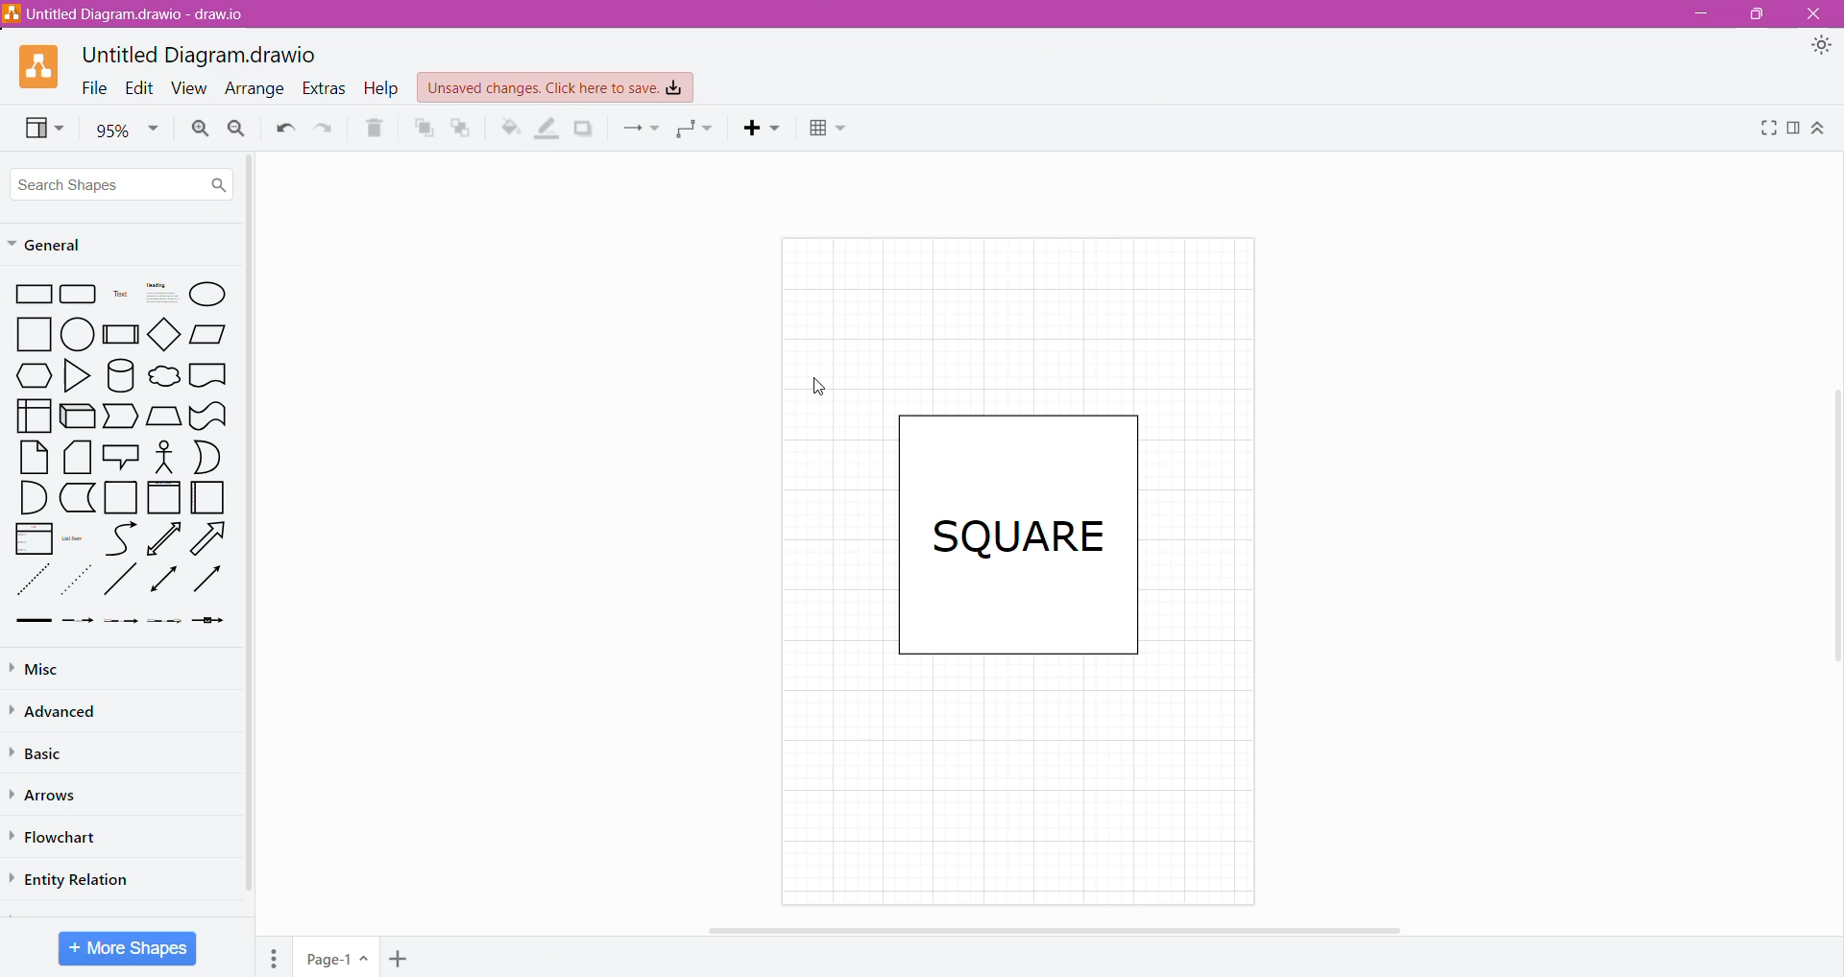  I want to click on Curved Line , so click(120, 539).